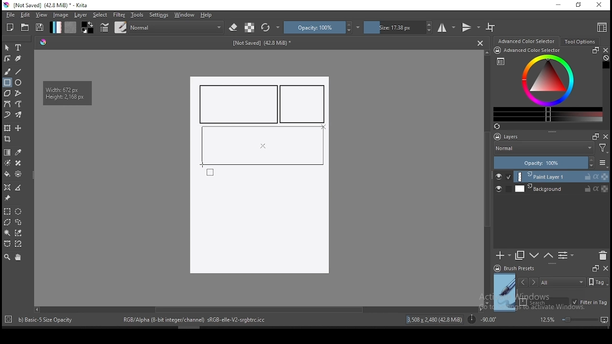  What do you see at coordinates (471, 26) in the screenshot?
I see `` at bounding box center [471, 26].